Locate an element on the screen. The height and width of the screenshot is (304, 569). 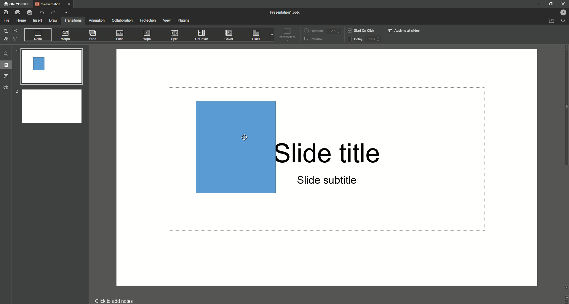
Save is located at coordinates (6, 12).